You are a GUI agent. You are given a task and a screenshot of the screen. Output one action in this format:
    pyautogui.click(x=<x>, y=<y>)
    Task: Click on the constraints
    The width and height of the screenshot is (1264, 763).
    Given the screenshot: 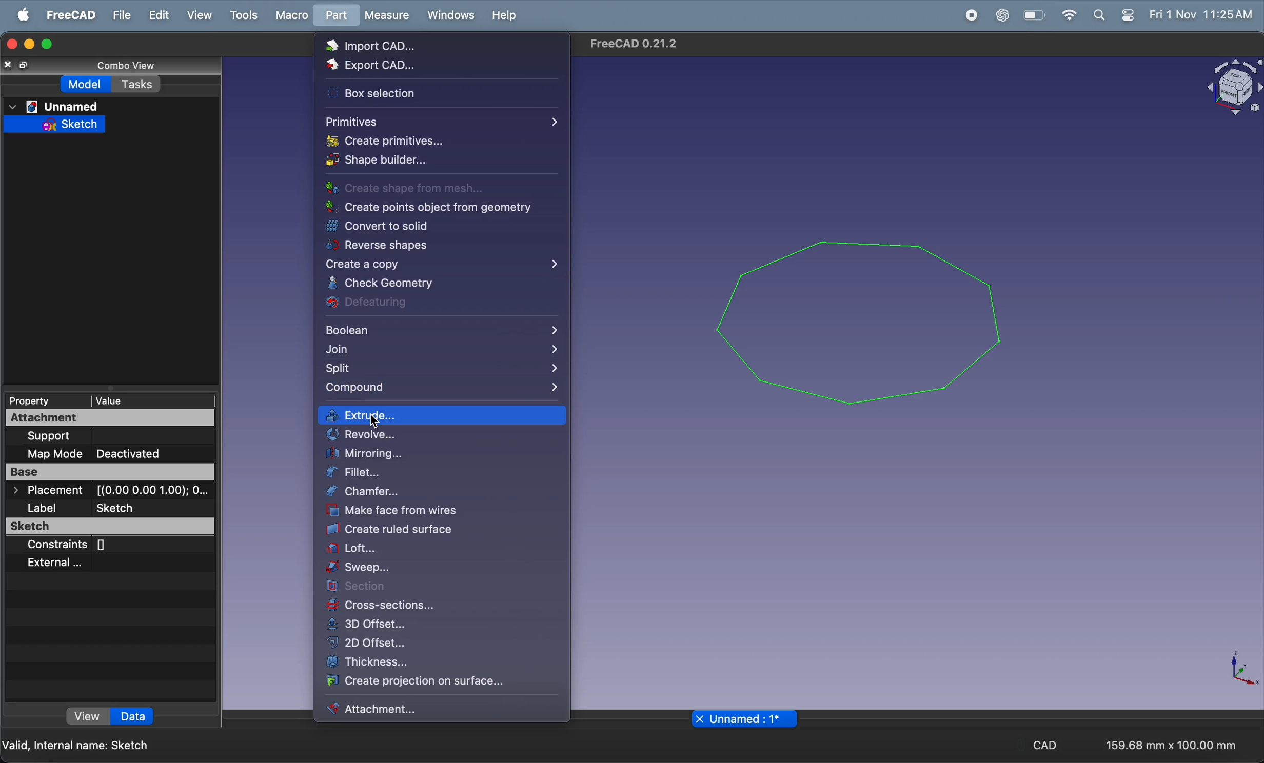 What is the action you would take?
    pyautogui.click(x=87, y=543)
    